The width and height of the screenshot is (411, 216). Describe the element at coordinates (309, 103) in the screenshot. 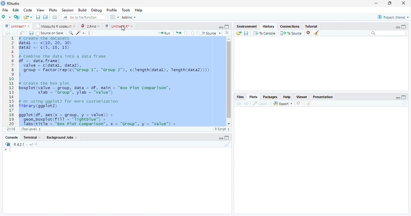

I see `Clear all plots` at that location.